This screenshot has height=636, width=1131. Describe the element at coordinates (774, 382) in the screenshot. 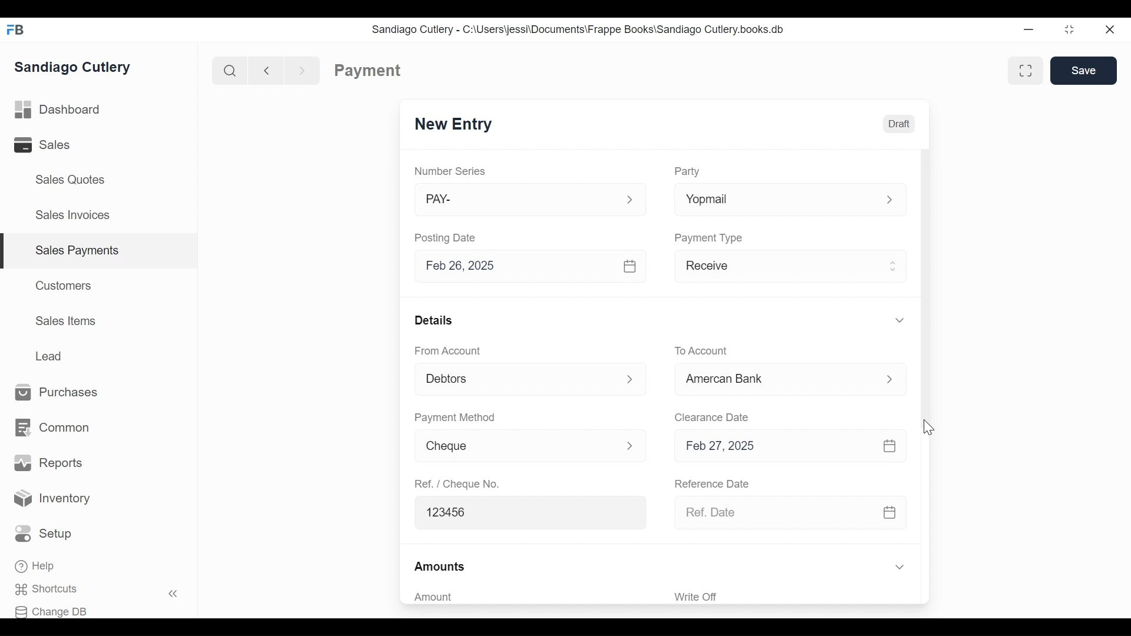

I see `Cash` at that location.